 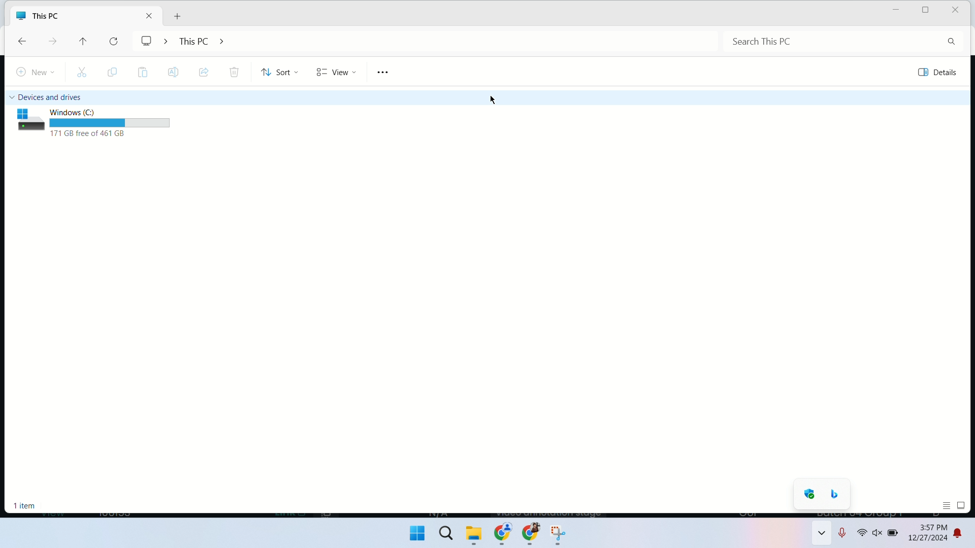 I want to click on display icons, so click(x=962, y=506).